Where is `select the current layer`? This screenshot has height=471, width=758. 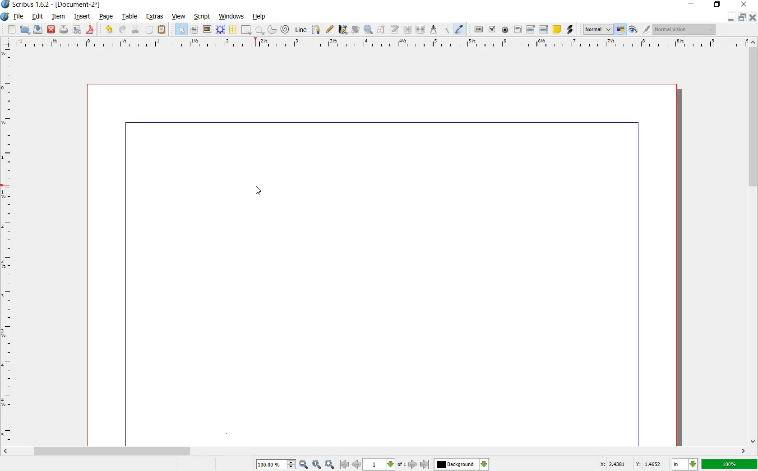 select the current layer is located at coordinates (462, 464).